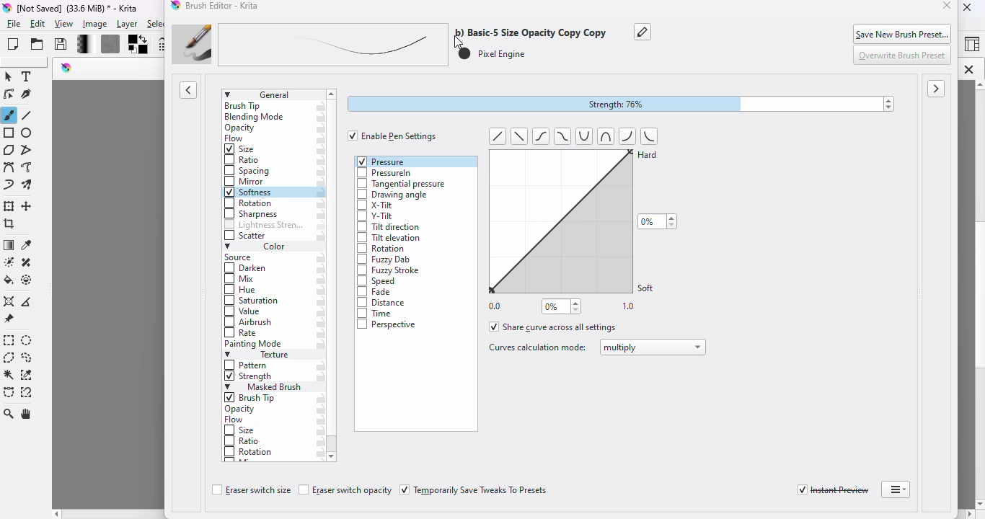 The width and height of the screenshot is (985, 519). I want to click on masked brush, so click(263, 387).